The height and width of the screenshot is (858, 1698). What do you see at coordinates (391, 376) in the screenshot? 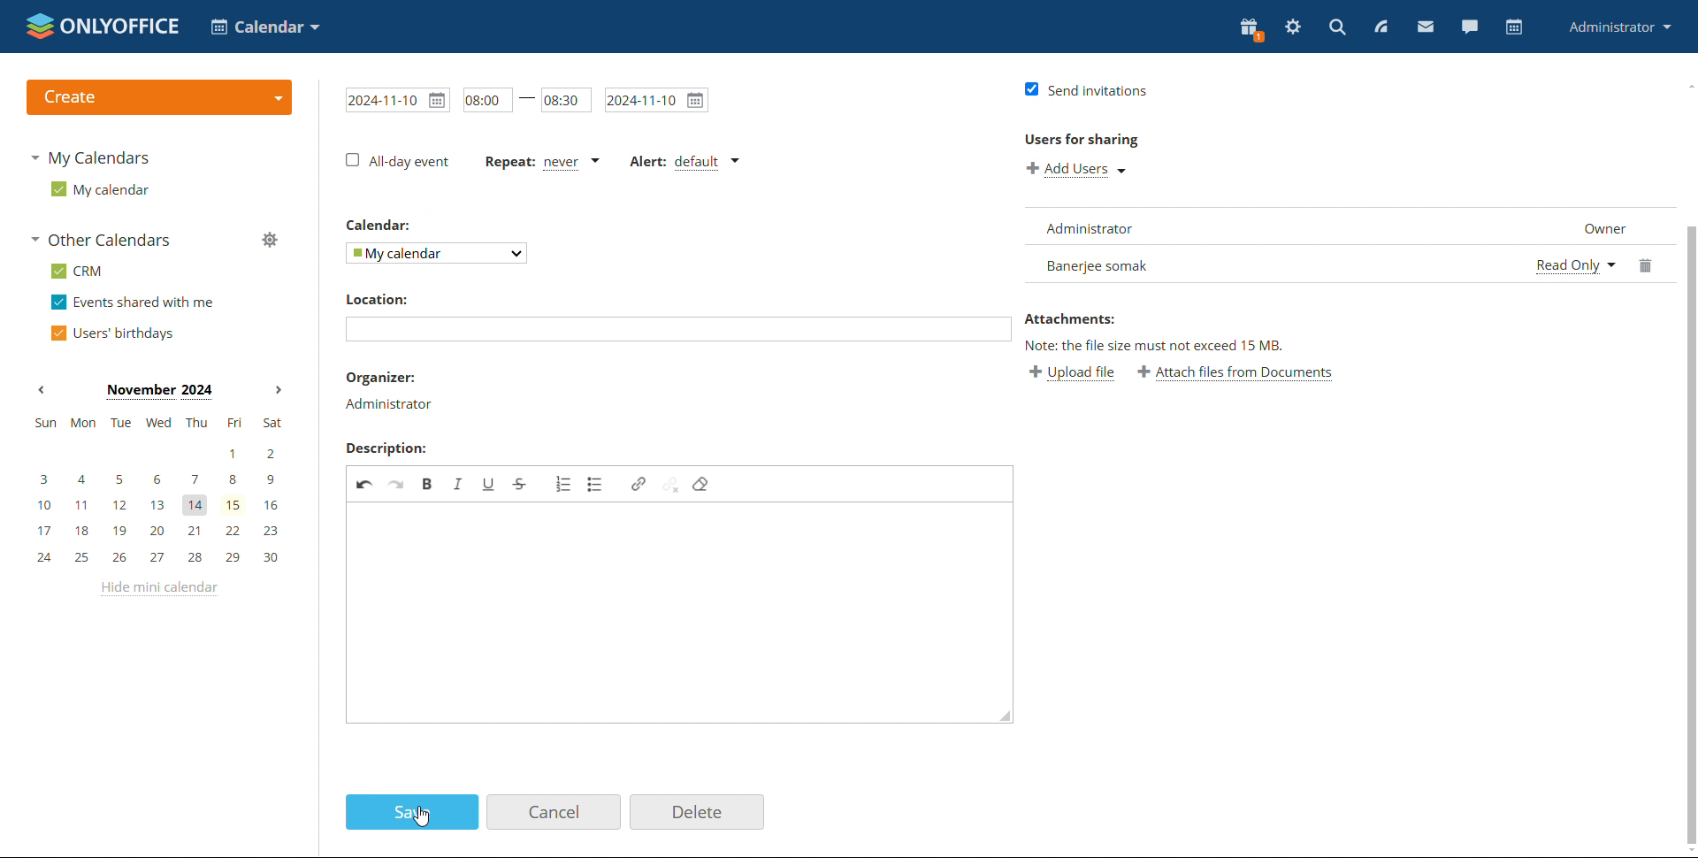
I see `organizer:` at bounding box center [391, 376].